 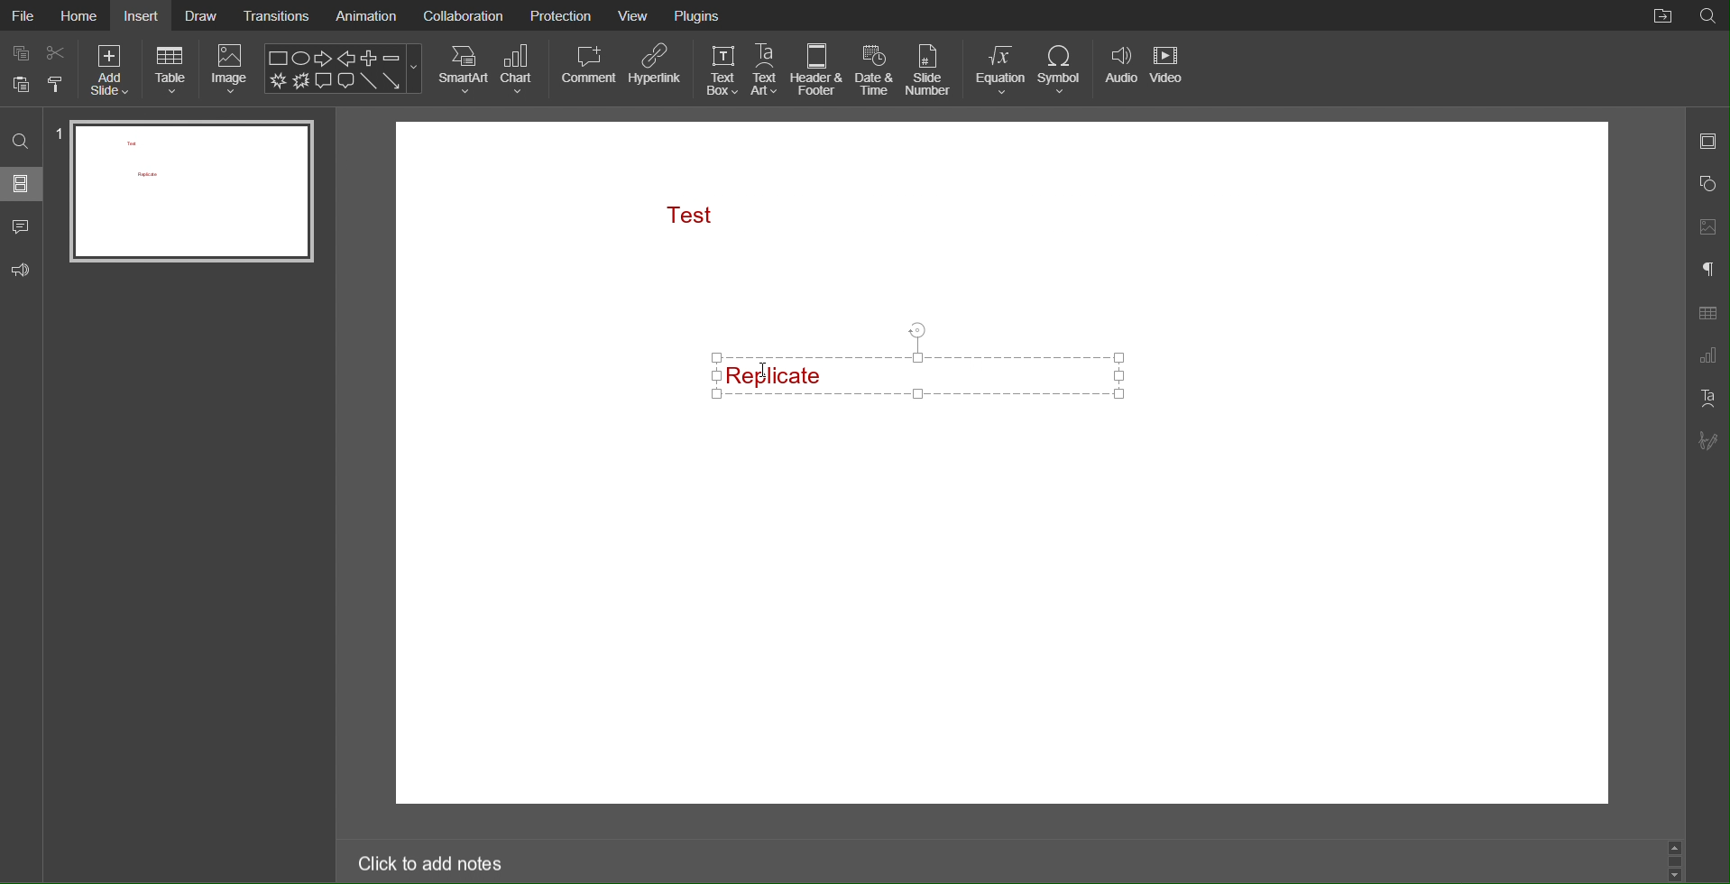 What do you see at coordinates (144, 16) in the screenshot?
I see `Insert` at bounding box center [144, 16].